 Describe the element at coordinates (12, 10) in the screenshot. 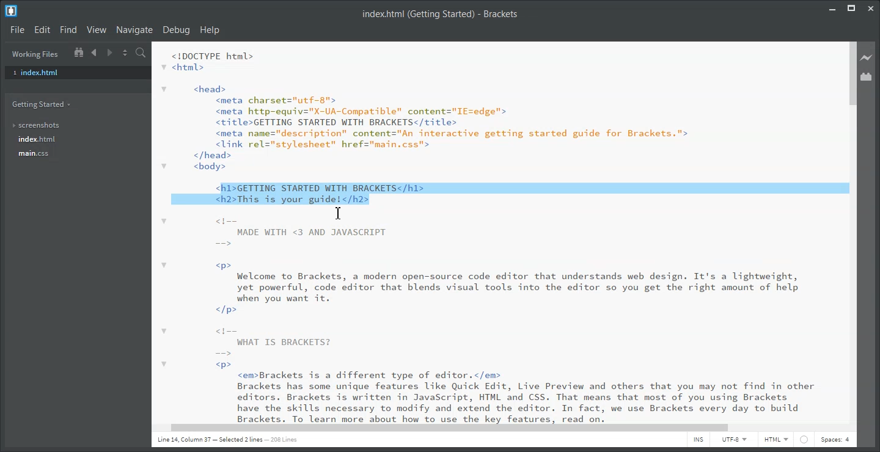

I see `Logo` at that location.